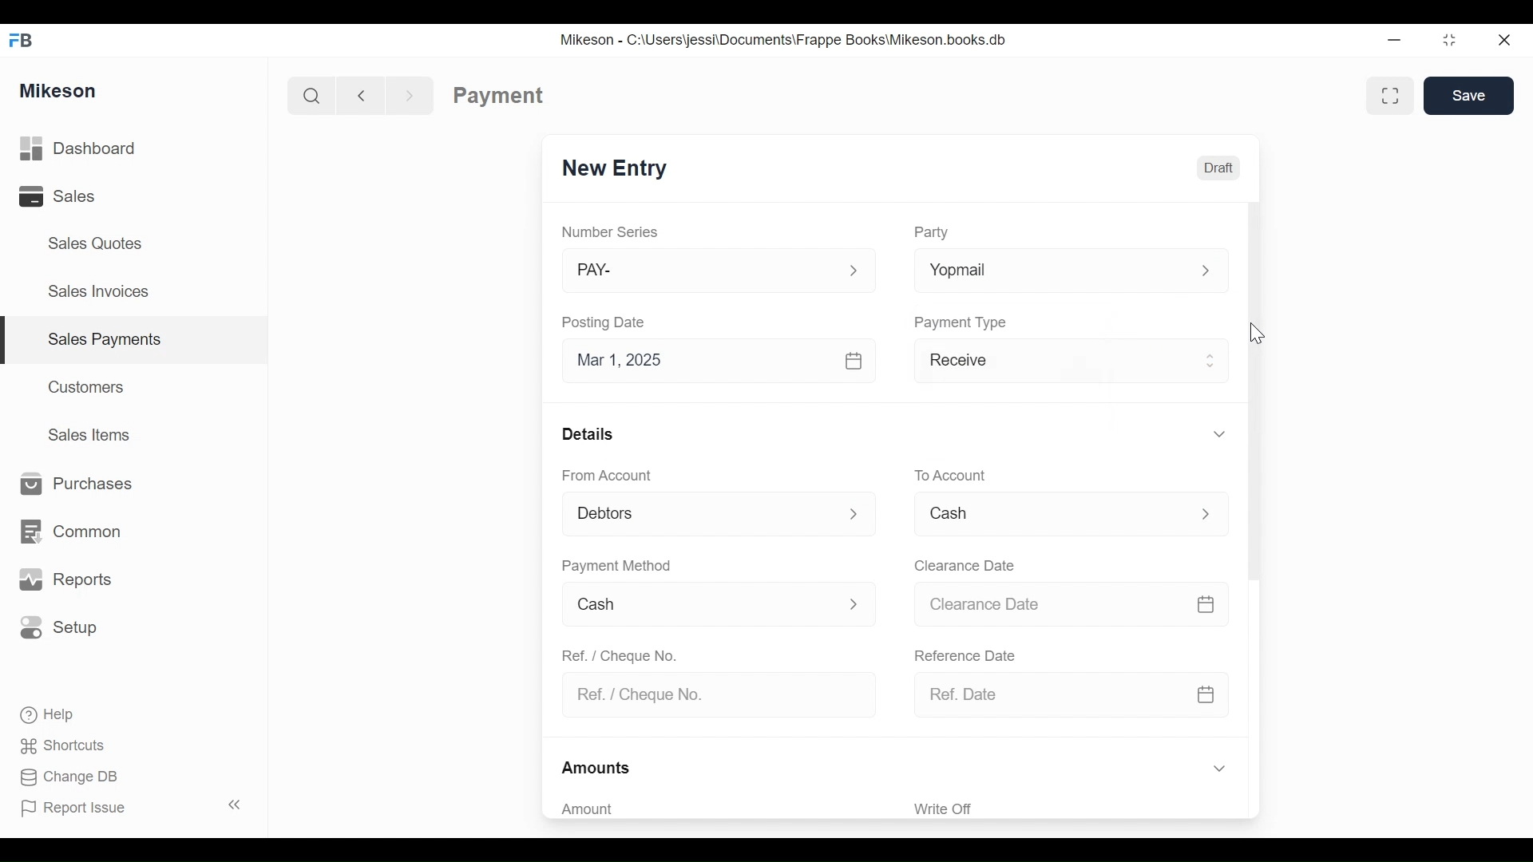 Image resolution: width=1533 pixels, height=862 pixels. What do you see at coordinates (612, 323) in the screenshot?
I see `Posting Date` at bounding box center [612, 323].